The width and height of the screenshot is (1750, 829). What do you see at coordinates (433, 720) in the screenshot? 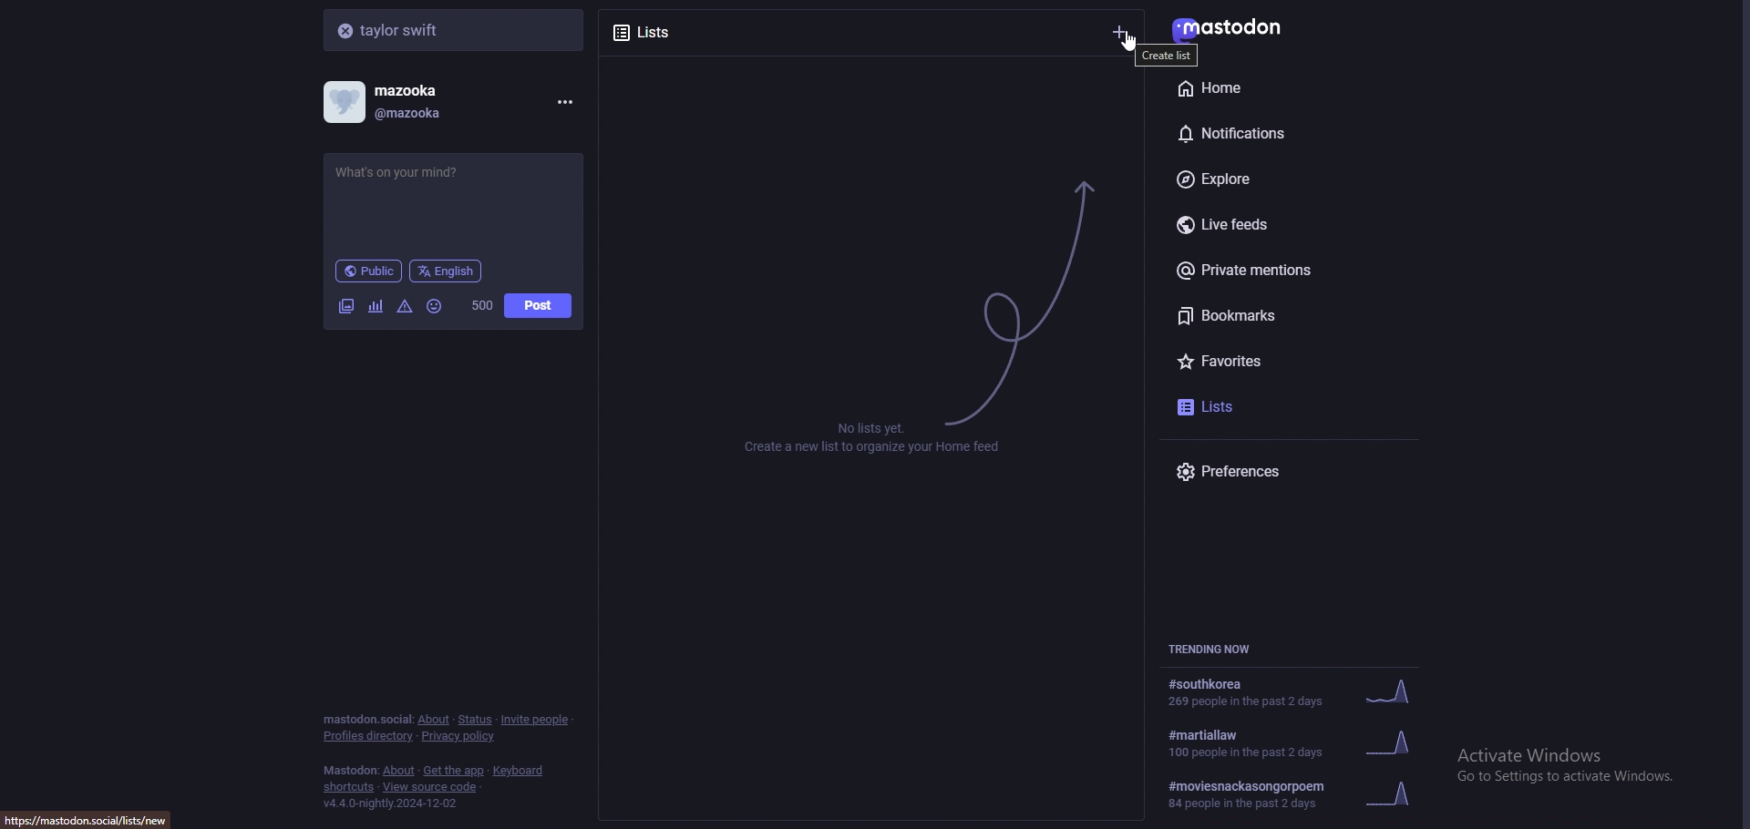
I see `about` at bounding box center [433, 720].